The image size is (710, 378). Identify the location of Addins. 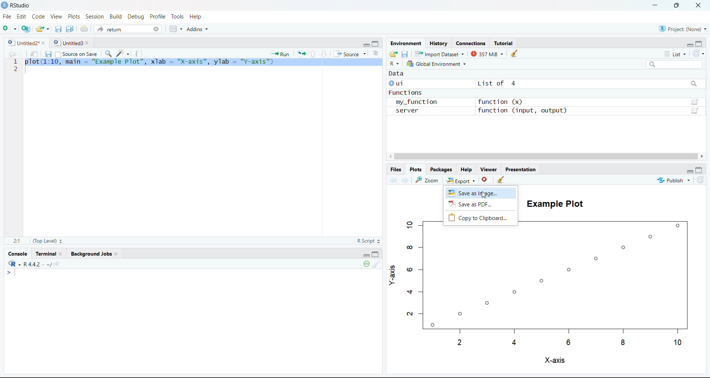
(197, 28).